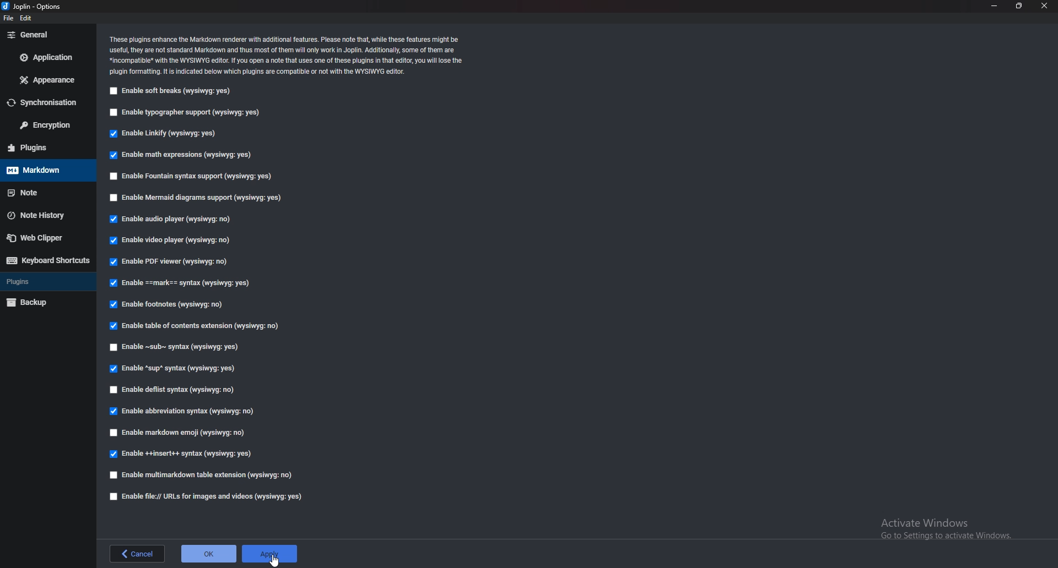 The image size is (1058, 568). Describe the element at coordinates (44, 302) in the screenshot. I see `Backup` at that location.